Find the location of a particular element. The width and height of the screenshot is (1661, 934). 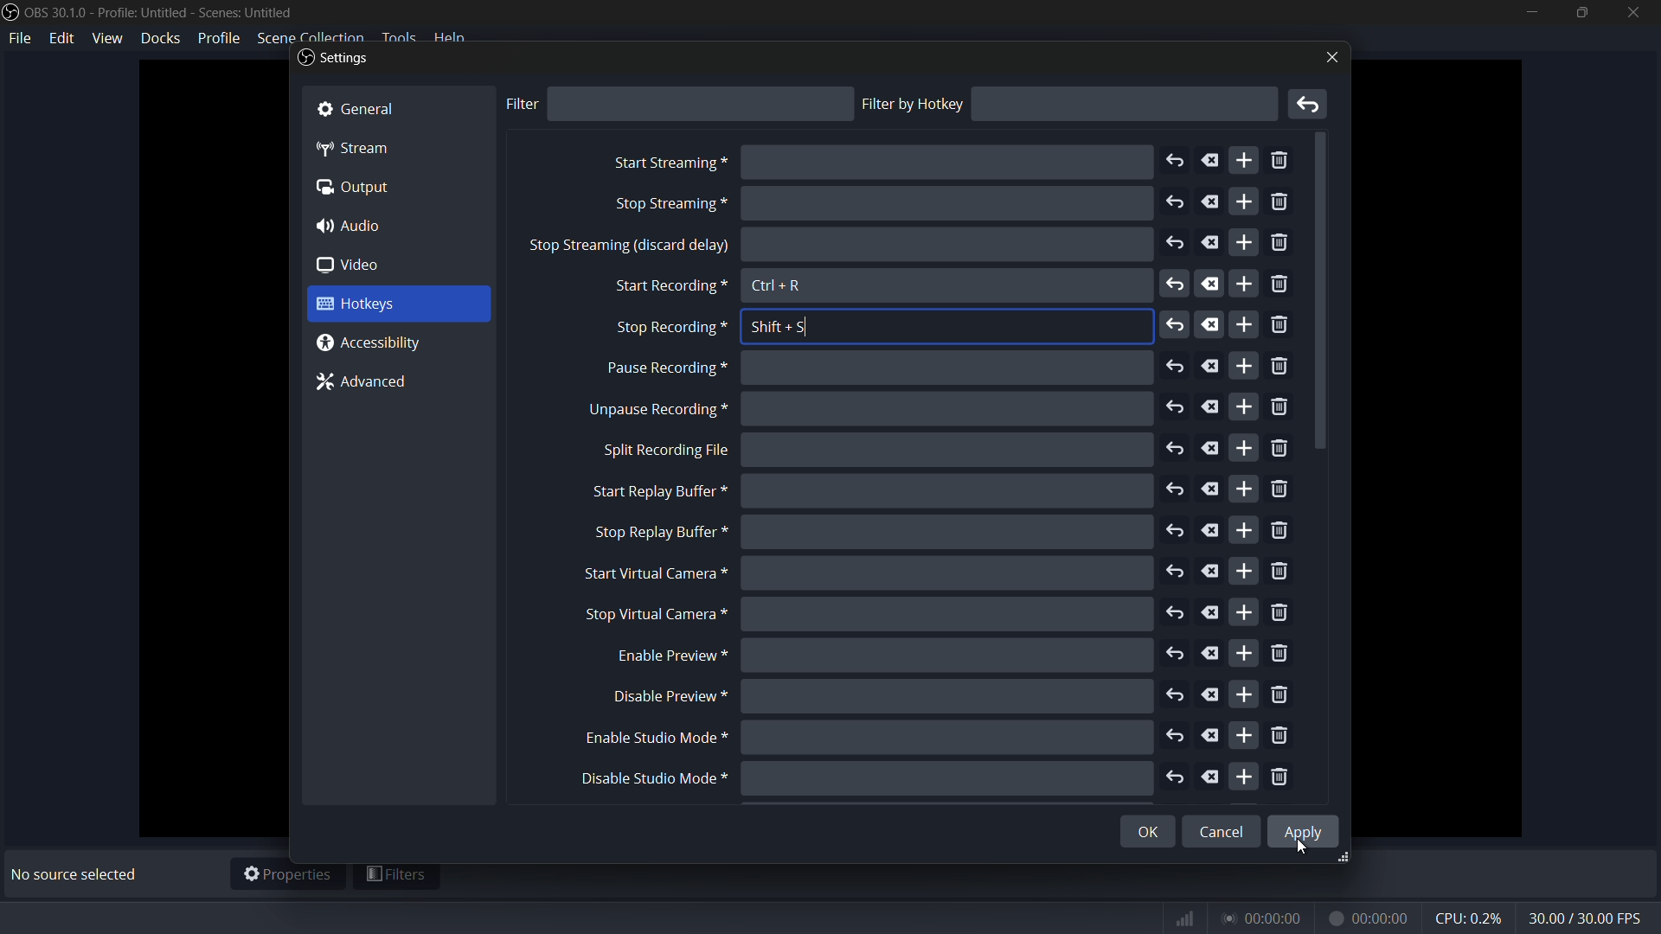

delete is located at coordinates (1212, 736).